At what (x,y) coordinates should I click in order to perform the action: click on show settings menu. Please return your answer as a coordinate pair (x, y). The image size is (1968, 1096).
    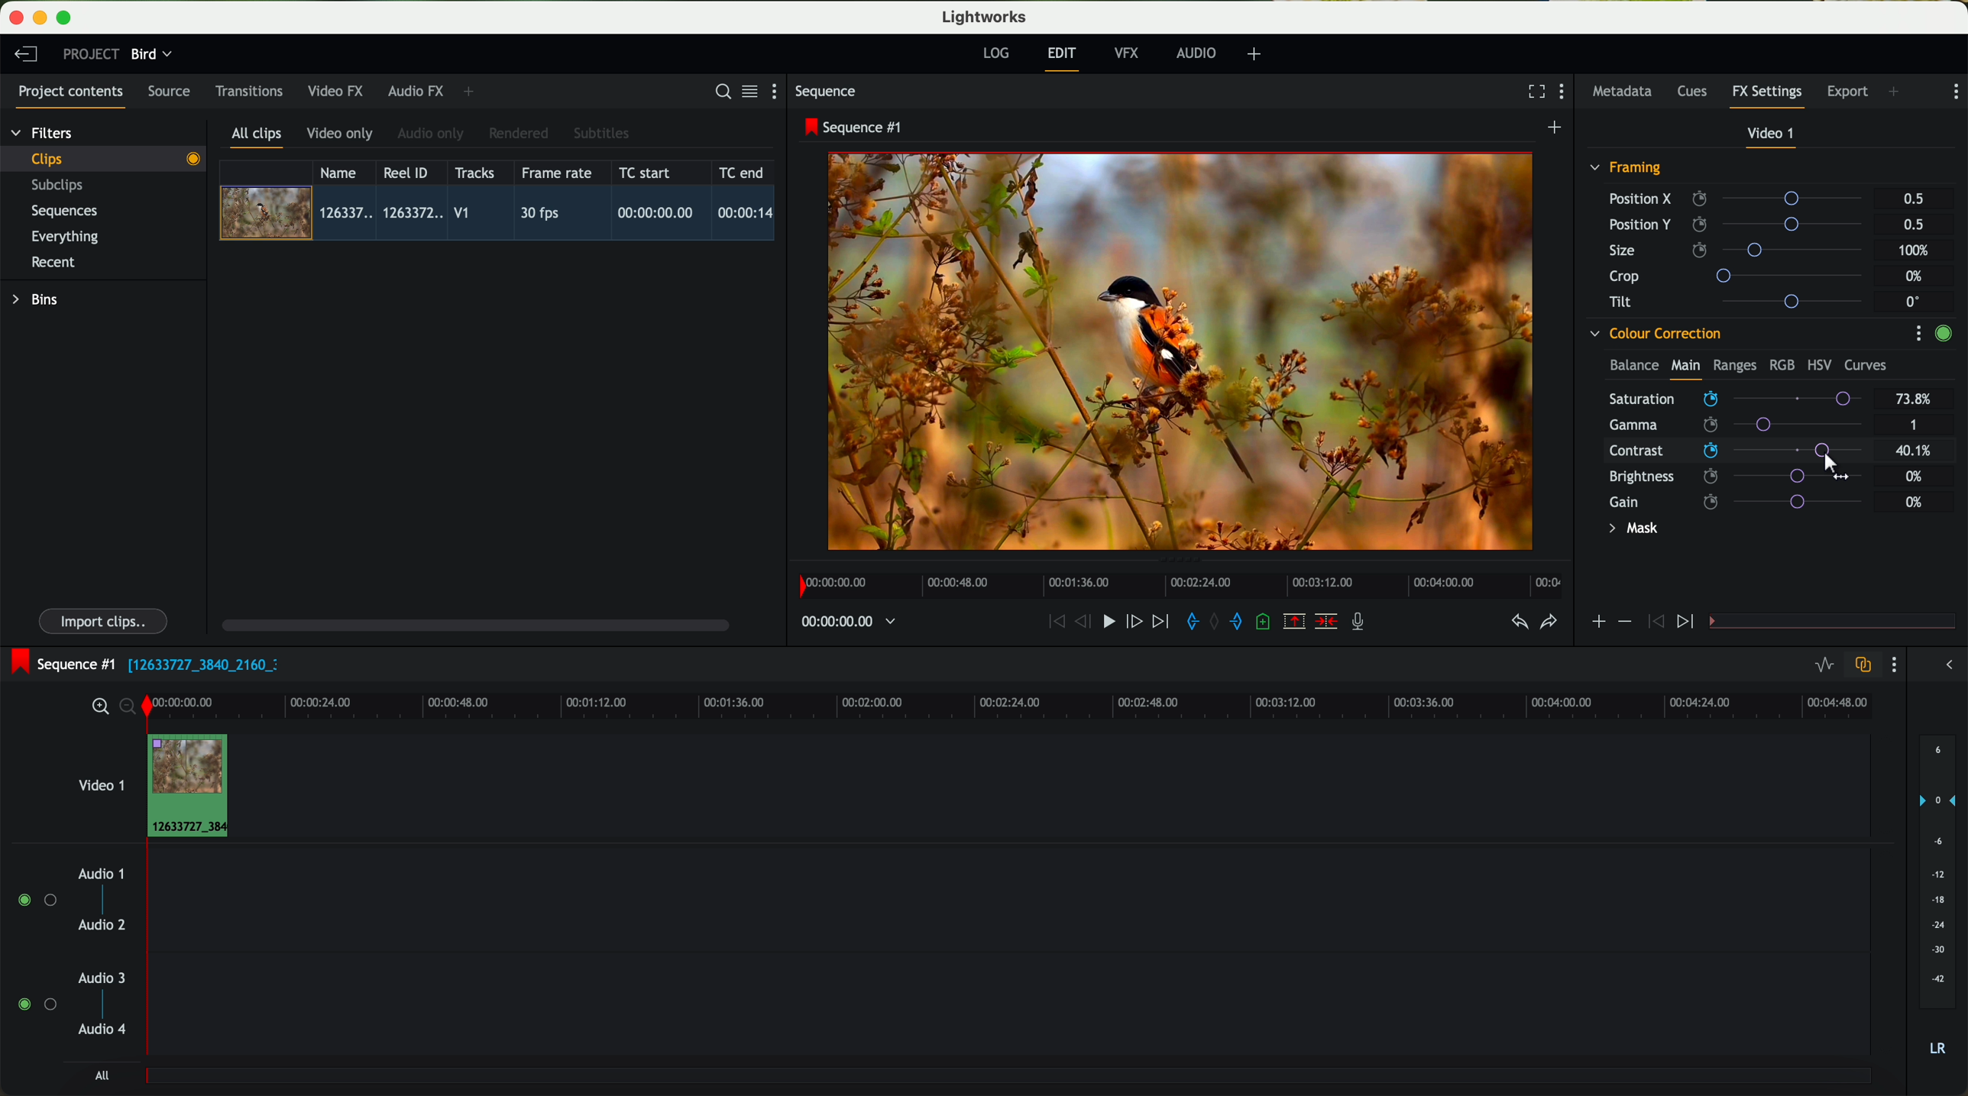
    Looking at the image, I should click on (1565, 93).